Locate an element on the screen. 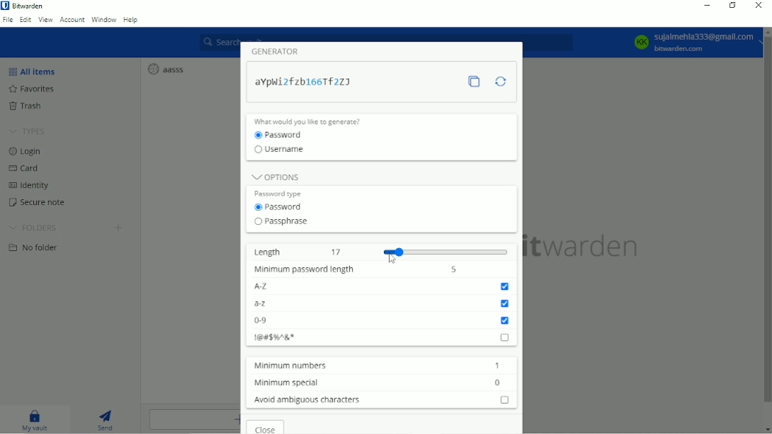  Minimum special is located at coordinates (283, 382).